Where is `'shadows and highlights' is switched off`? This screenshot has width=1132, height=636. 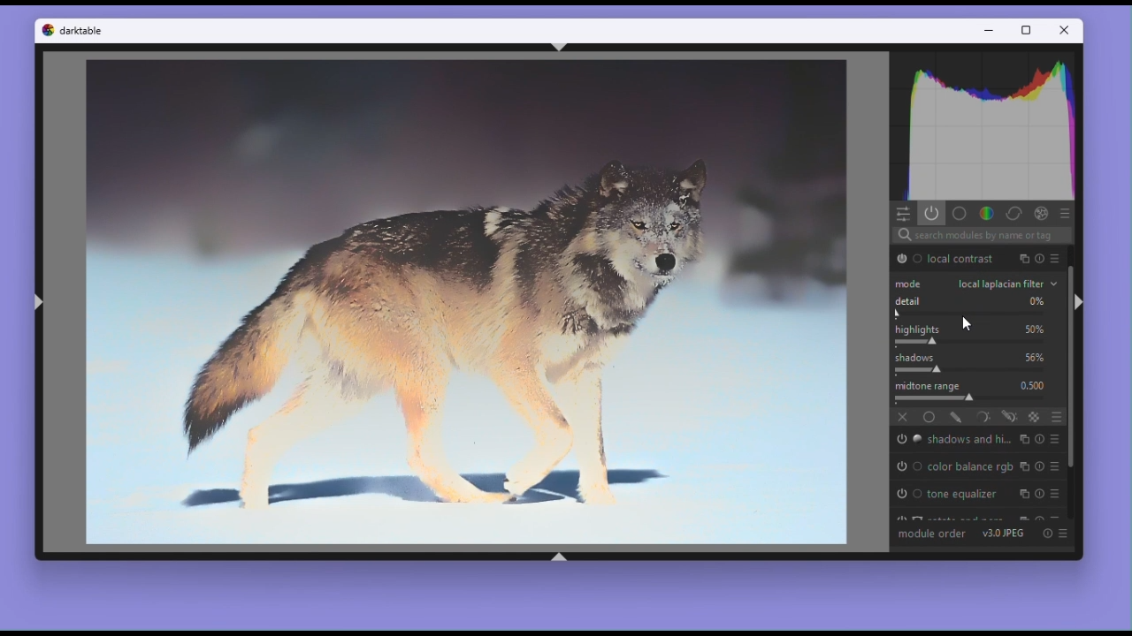
'shadows and highlights' is switched off is located at coordinates (906, 440).